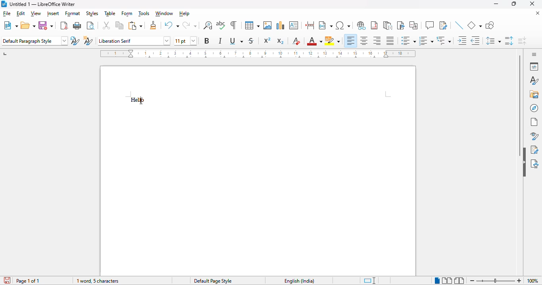  What do you see at coordinates (73, 13) in the screenshot?
I see `format` at bounding box center [73, 13].